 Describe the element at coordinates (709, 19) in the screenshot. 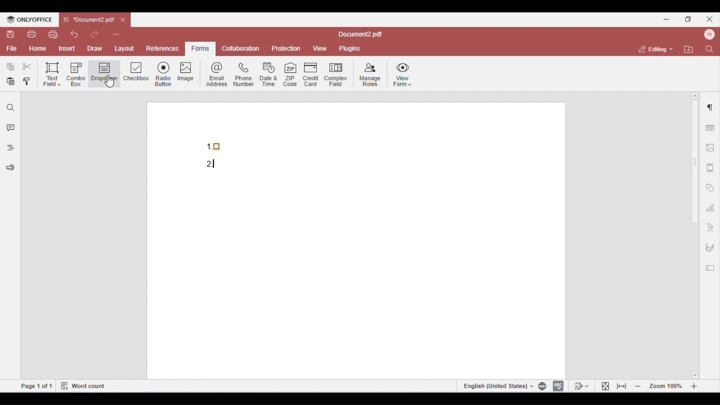

I see `close` at that location.